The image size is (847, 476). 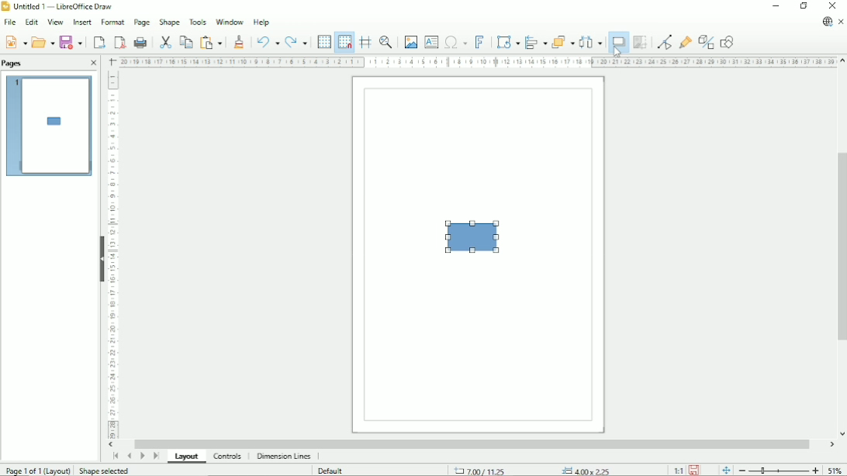 I want to click on Shape, so click(x=473, y=237).